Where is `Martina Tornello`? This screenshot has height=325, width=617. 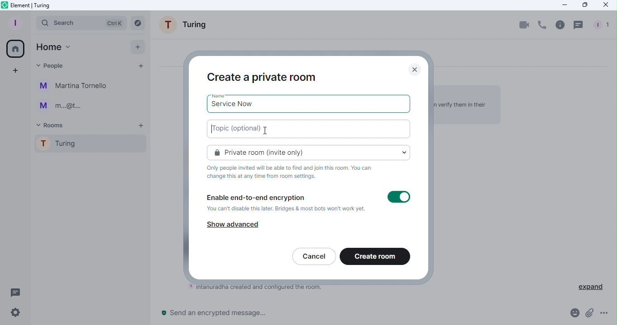
Martina Tornello is located at coordinates (75, 86).